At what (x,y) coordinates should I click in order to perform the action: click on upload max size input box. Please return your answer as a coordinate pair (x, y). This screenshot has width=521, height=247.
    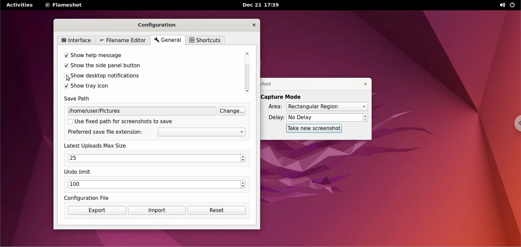
    Looking at the image, I should click on (152, 158).